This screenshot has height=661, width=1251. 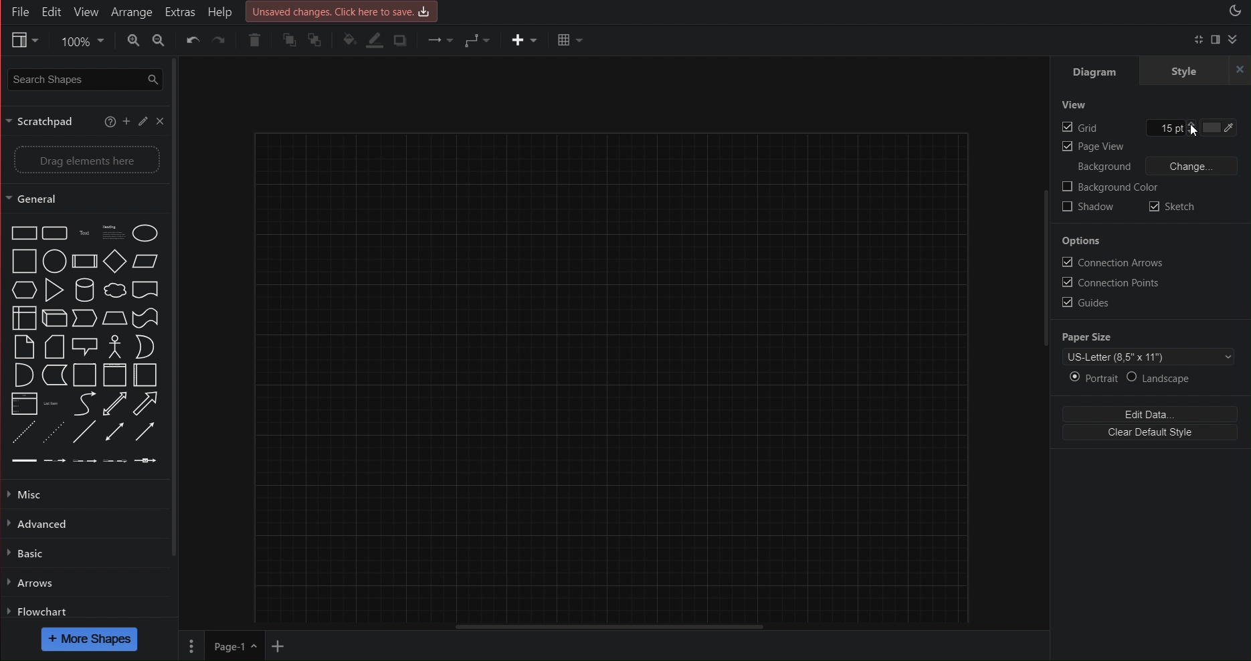 I want to click on Insert, so click(x=518, y=41).